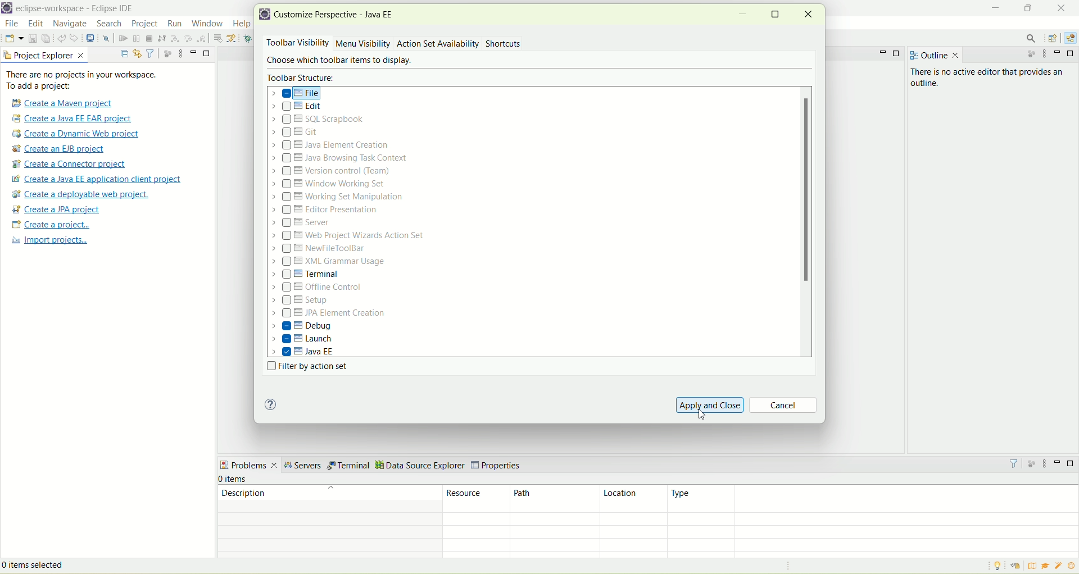  What do you see at coordinates (298, 93) in the screenshot?
I see `file` at bounding box center [298, 93].